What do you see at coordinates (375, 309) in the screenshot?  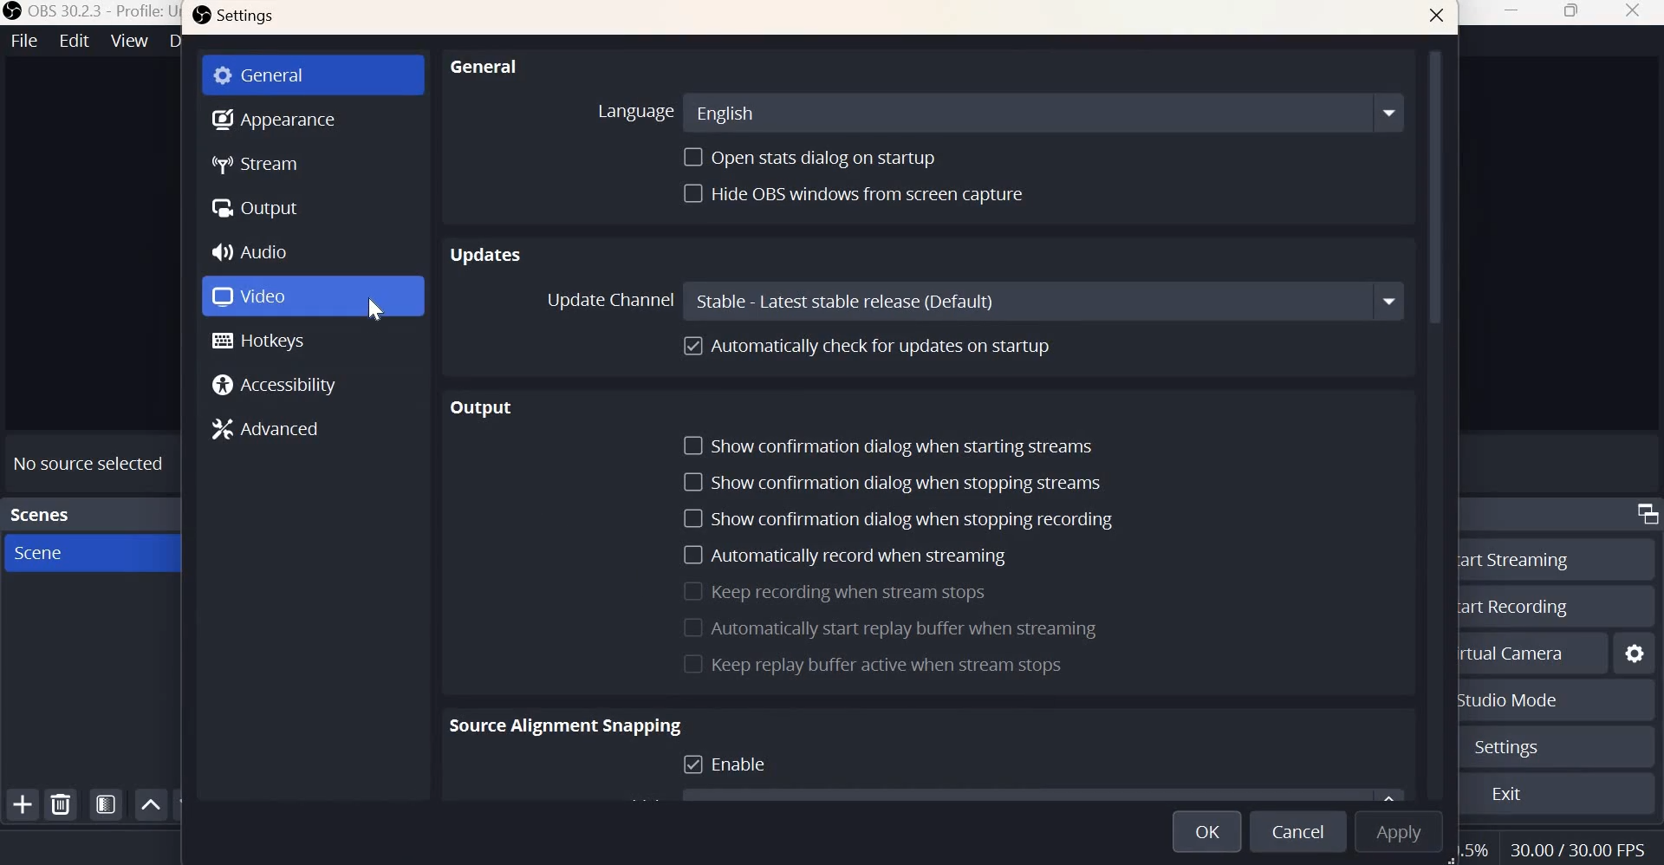 I see `cursor` at bounding box center [375, 309].